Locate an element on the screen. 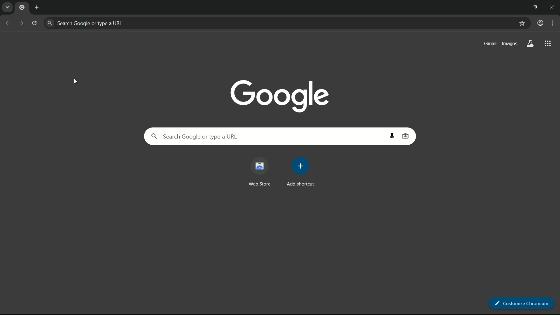  add shortcut is located at coordinates (300, 172).